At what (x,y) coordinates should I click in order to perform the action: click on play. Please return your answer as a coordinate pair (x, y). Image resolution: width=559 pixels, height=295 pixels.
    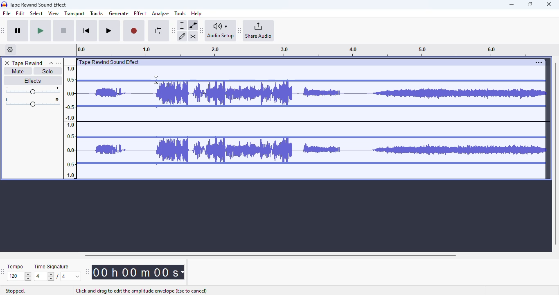
    Looking at the image, I should click on (41, 31).